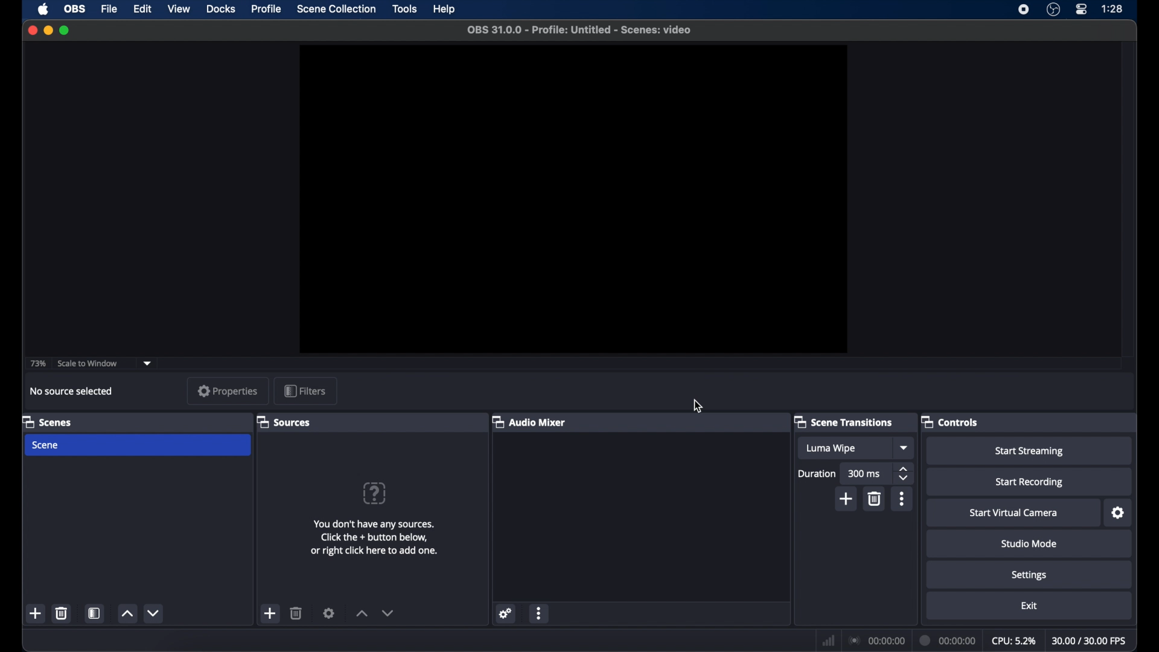 This screenshot has height=652, width=1159. What do you see at coordinates (228, 391) in the screenshot?
I see `properties` at bounding box center [228, 391].